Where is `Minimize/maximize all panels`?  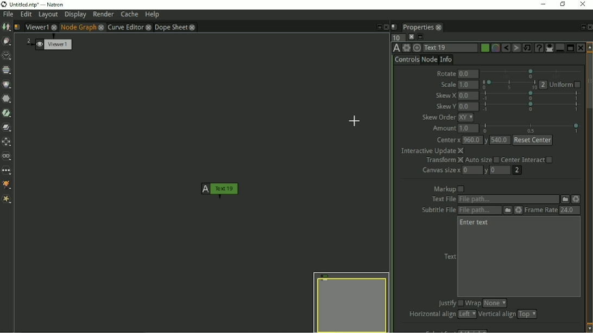 Minimize/maximize all panels is located at coordinates (420, 37).